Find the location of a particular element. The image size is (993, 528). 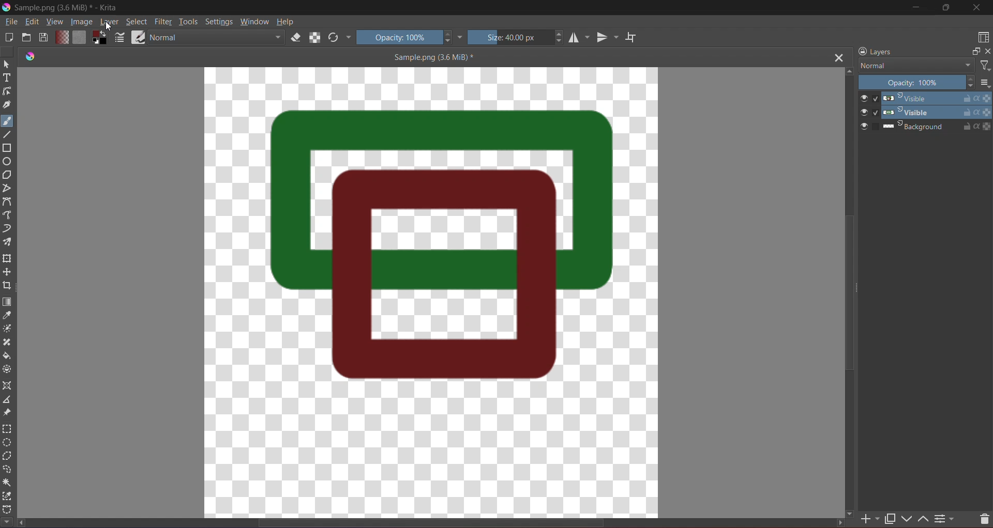

Save is located at coordinates (43, 38).